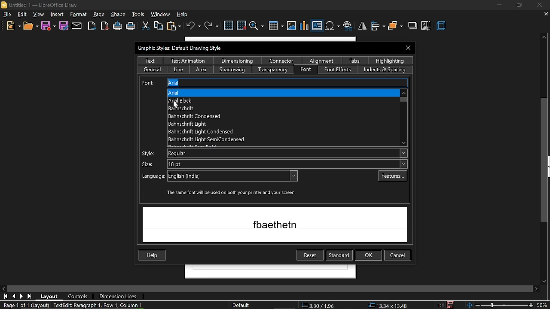 This screenshot has width=550, height=309. What do you see at coordinates (14, 297) in the screenshot?
I see `go to previous page` at bounding box center [14, 297].